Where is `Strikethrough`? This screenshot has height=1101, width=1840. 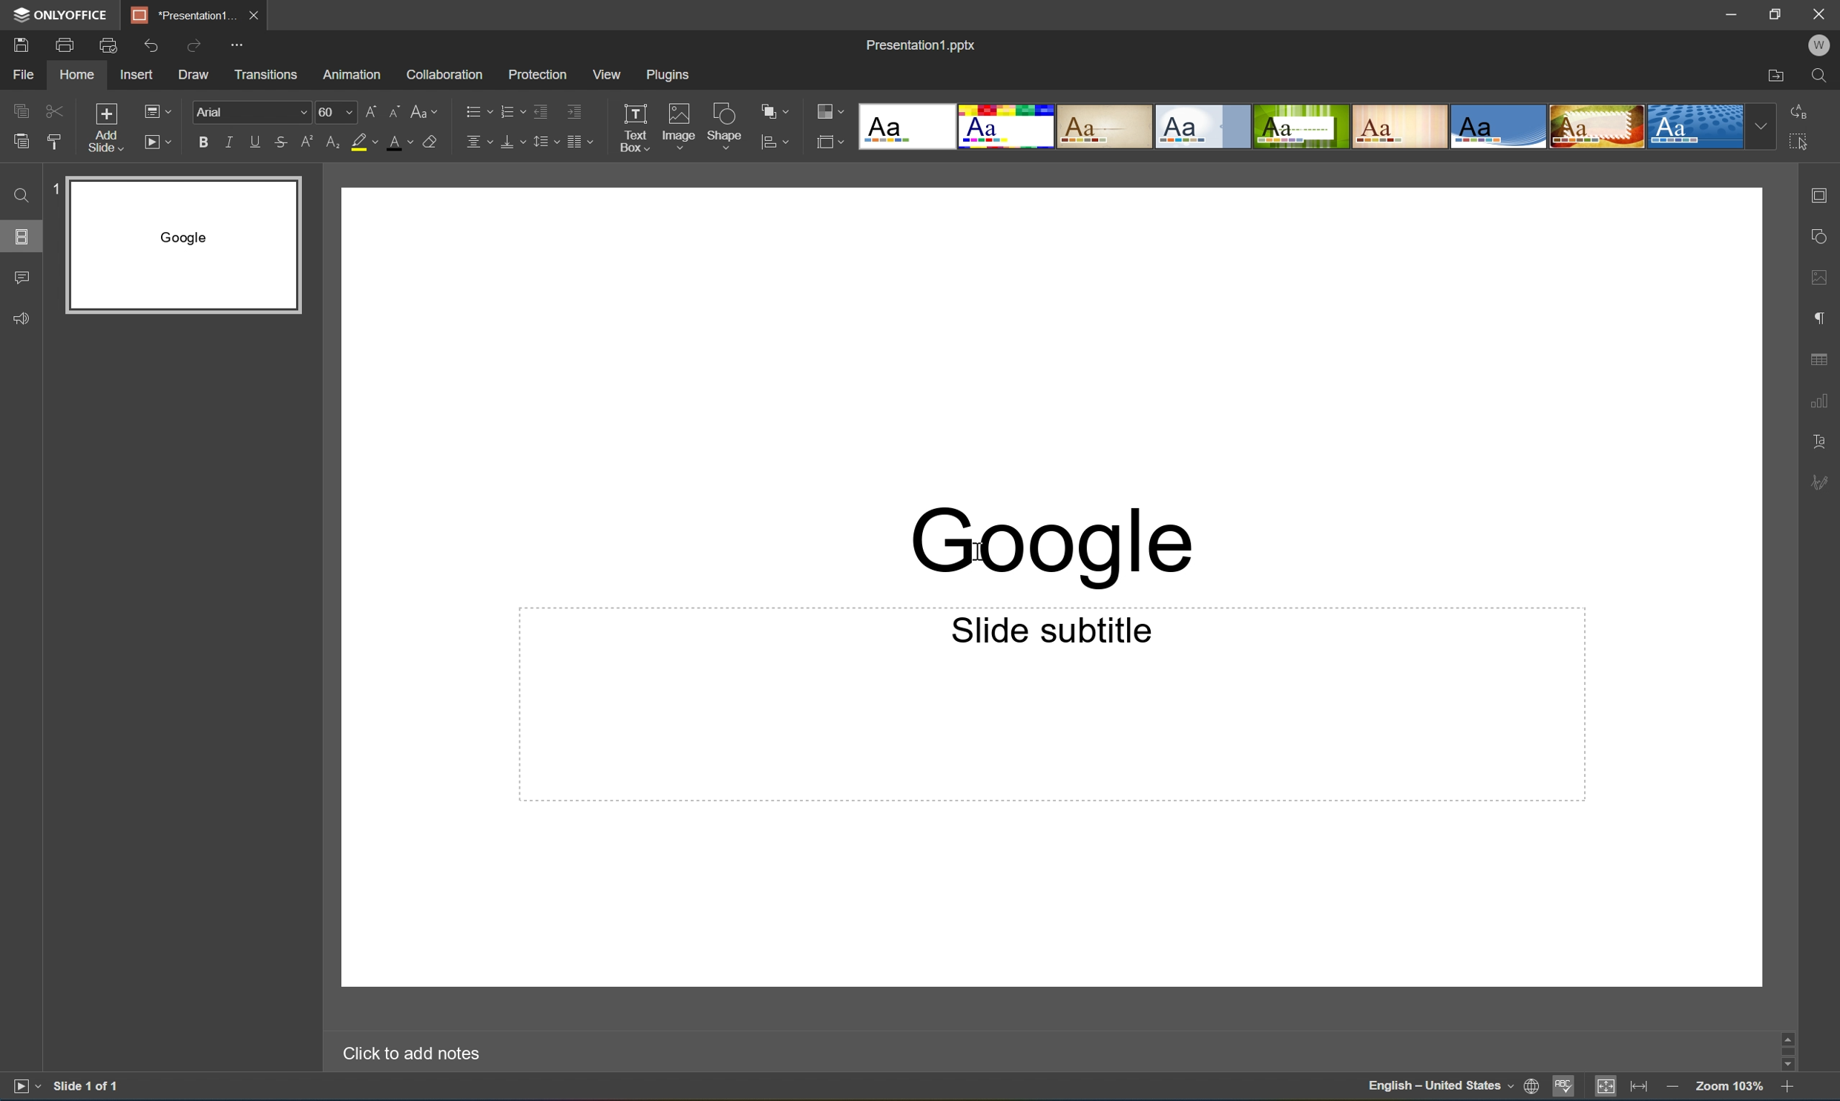 Strikethrough is located at coordinates (284, 144).